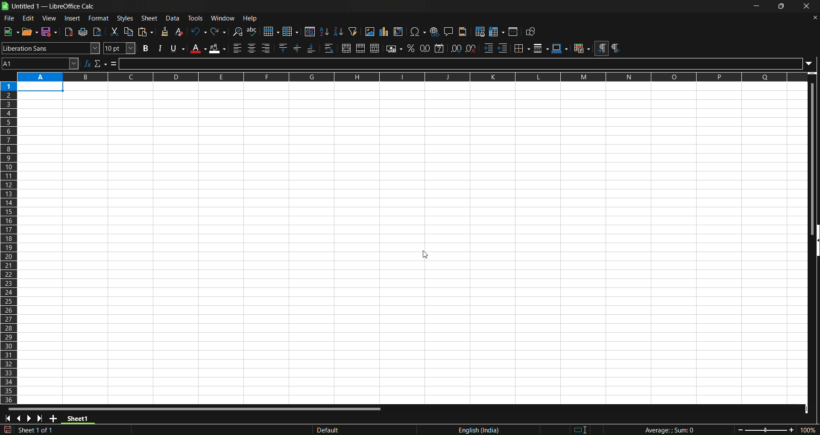 The width and height of the screenshot is (820, 435). What do you see at coordinates (435, 32) in the screenshot?
I see `insert hyperlink` at bounding box center [435, 32].